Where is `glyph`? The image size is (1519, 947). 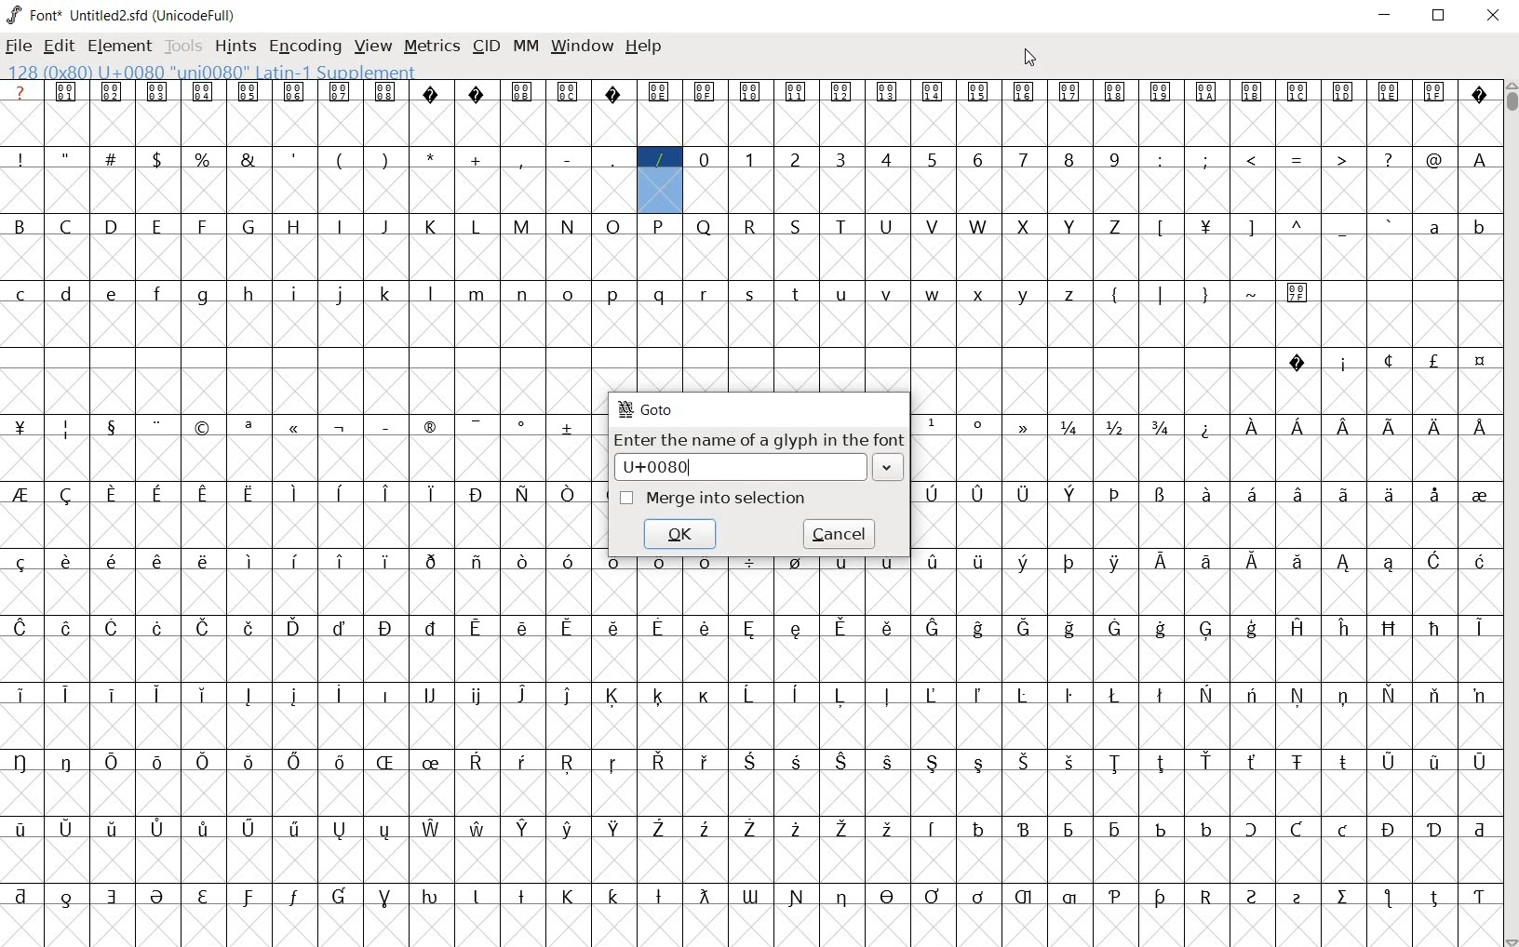
glyph is located at coordinates (1252, 91).